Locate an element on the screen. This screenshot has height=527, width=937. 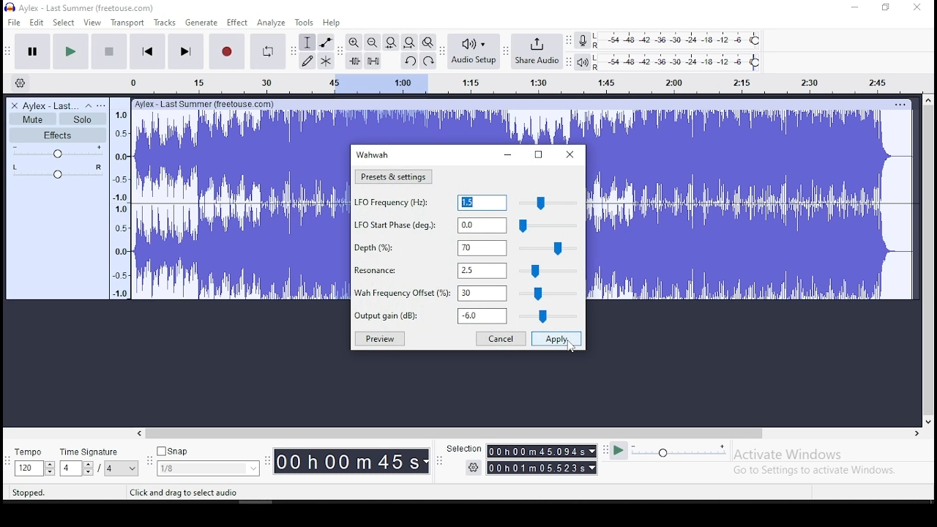
icon and file name is located at coordinates (81, 7).